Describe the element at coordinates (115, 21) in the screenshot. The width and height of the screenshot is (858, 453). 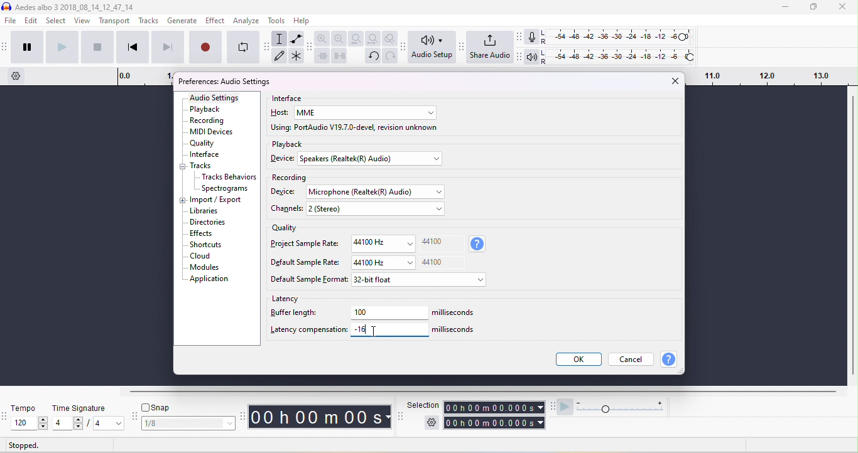
I see `transport` at that location.